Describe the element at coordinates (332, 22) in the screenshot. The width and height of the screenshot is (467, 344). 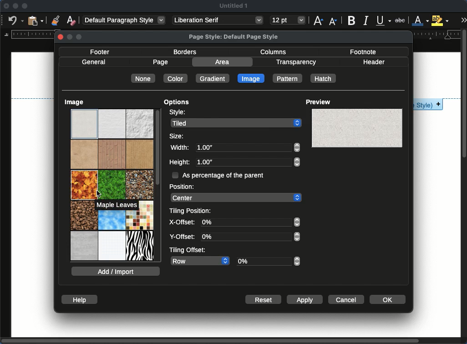
I see `decrease size` at that location.